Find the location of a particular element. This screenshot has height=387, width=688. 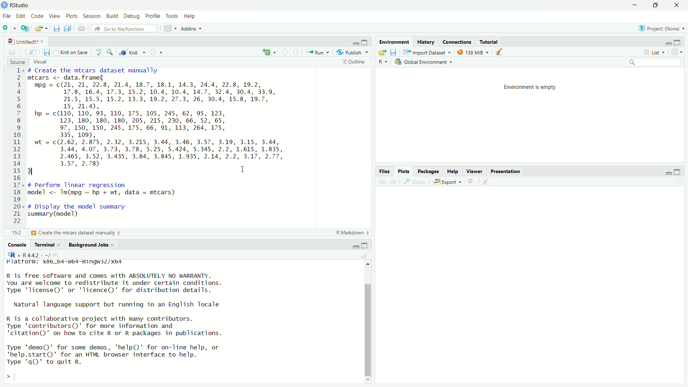

save all is located at coordinates (69, 28).